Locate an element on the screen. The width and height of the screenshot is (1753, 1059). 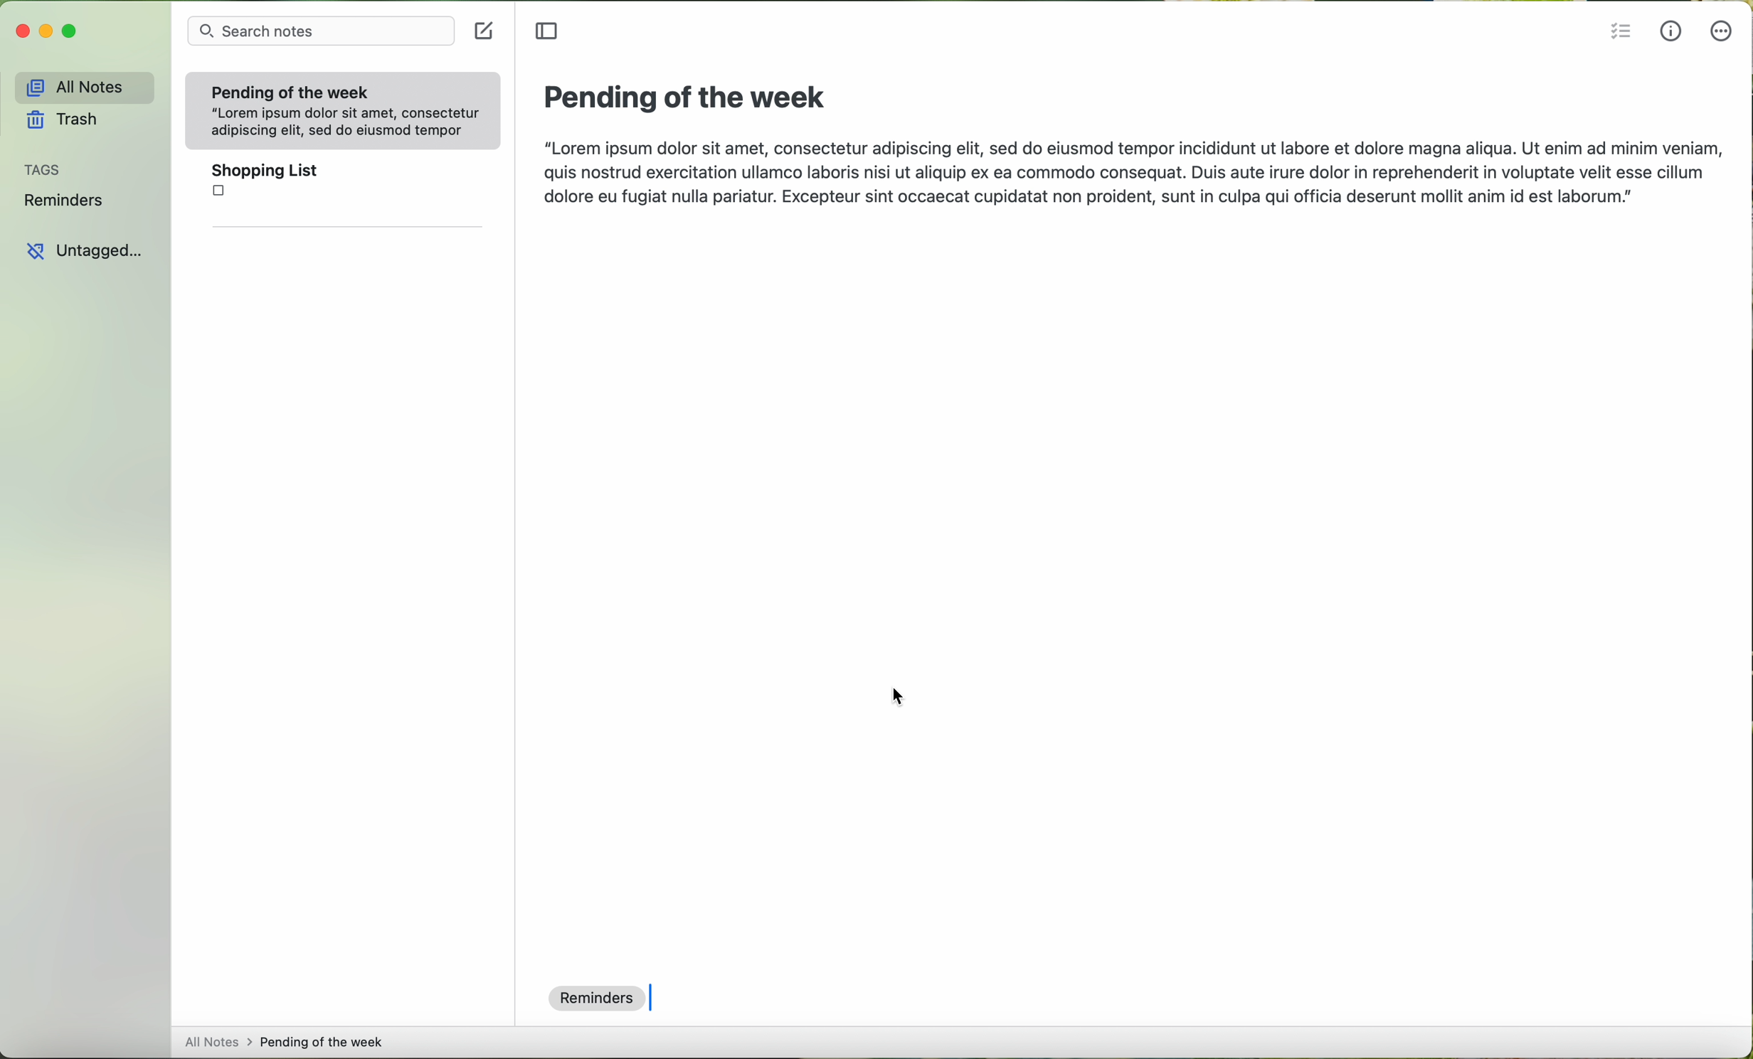
cursor is located at coordinates (897, 695).